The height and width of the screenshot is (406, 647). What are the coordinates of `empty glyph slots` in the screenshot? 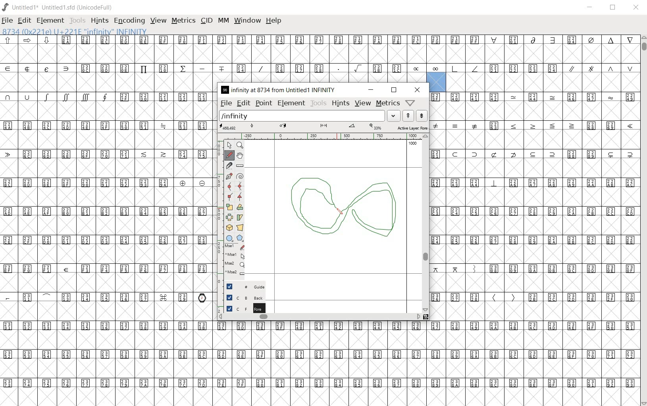 It's located at (535, 139).